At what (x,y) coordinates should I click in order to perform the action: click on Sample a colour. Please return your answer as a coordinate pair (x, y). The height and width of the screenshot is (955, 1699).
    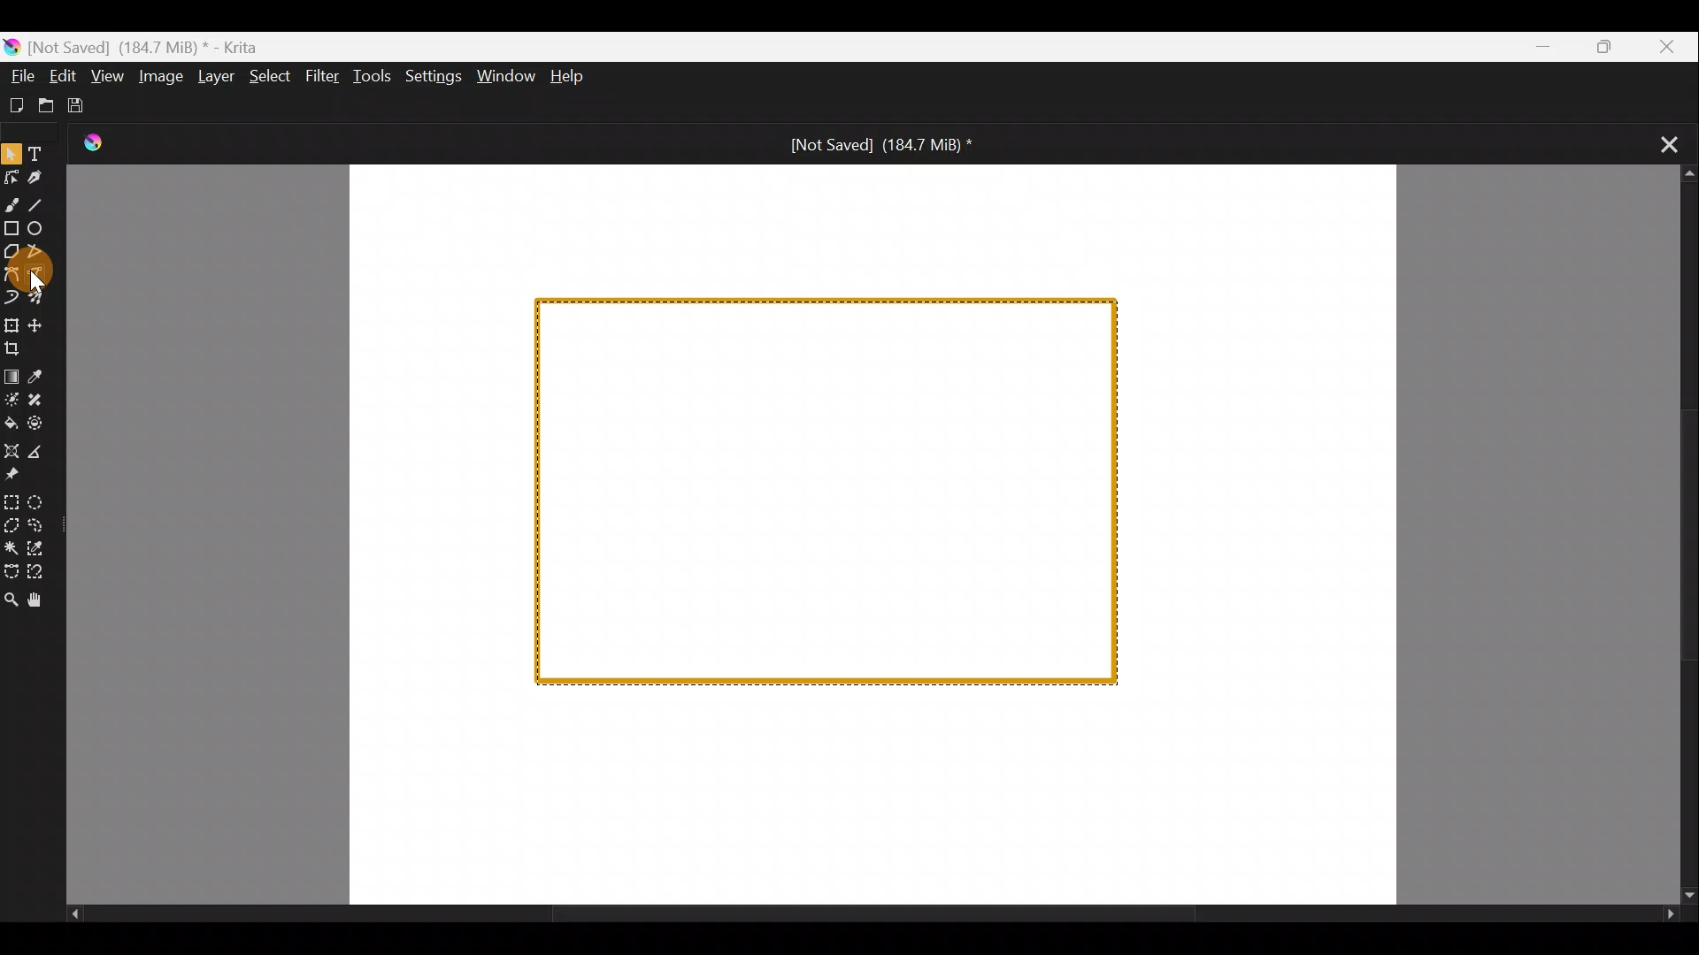
    Looking at the image, I should click on (38, 377).